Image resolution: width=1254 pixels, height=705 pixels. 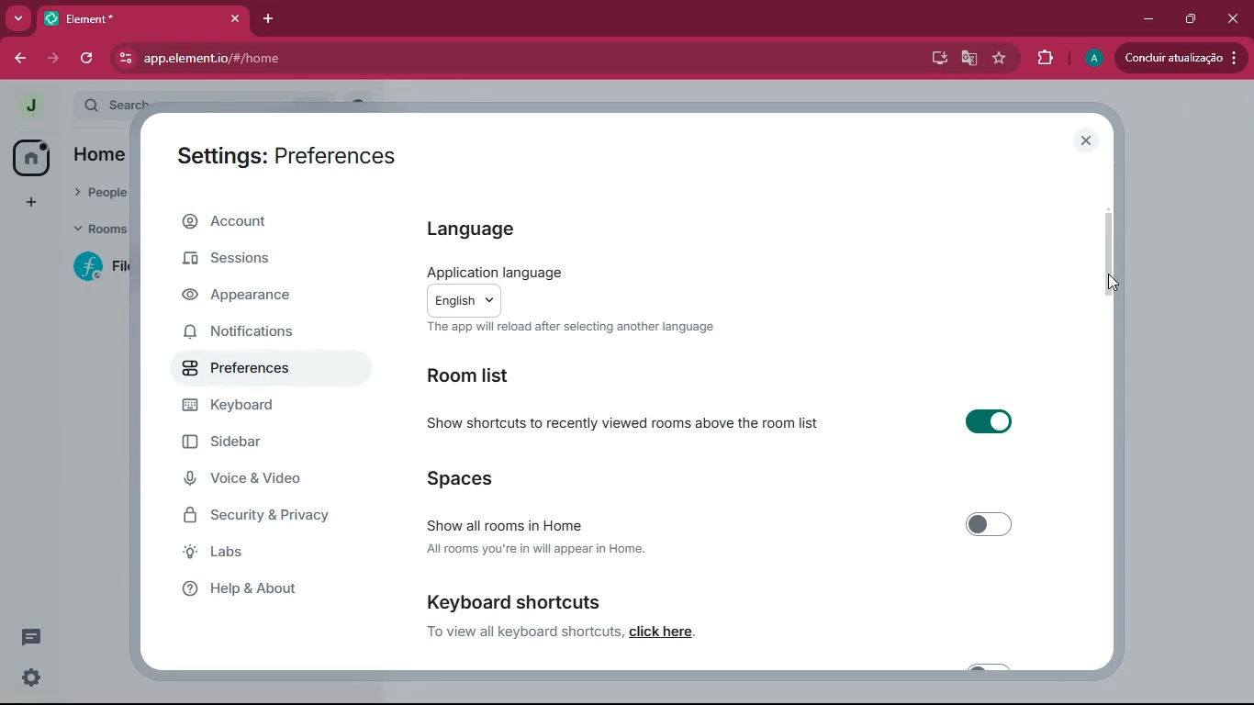 What do you see at coordinates (517, 600) in the screenshot?
I see `keyboard shortcuts` at bounding box center [517, 600].